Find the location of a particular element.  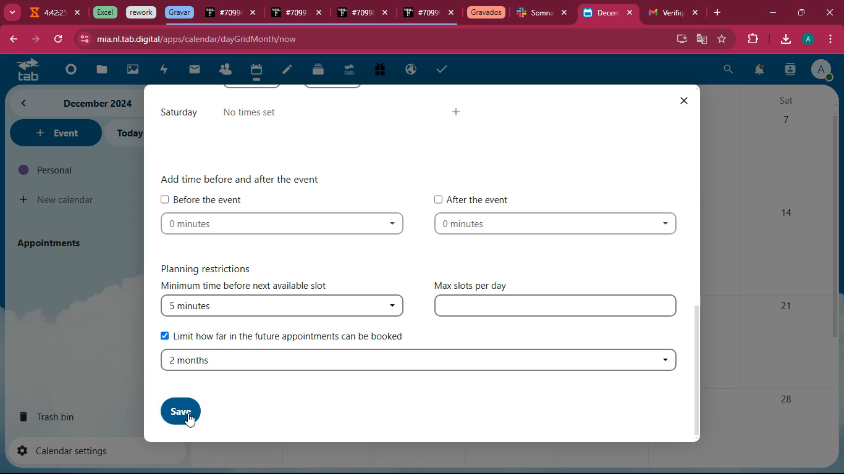

tab is located at coordinates (288, 14).